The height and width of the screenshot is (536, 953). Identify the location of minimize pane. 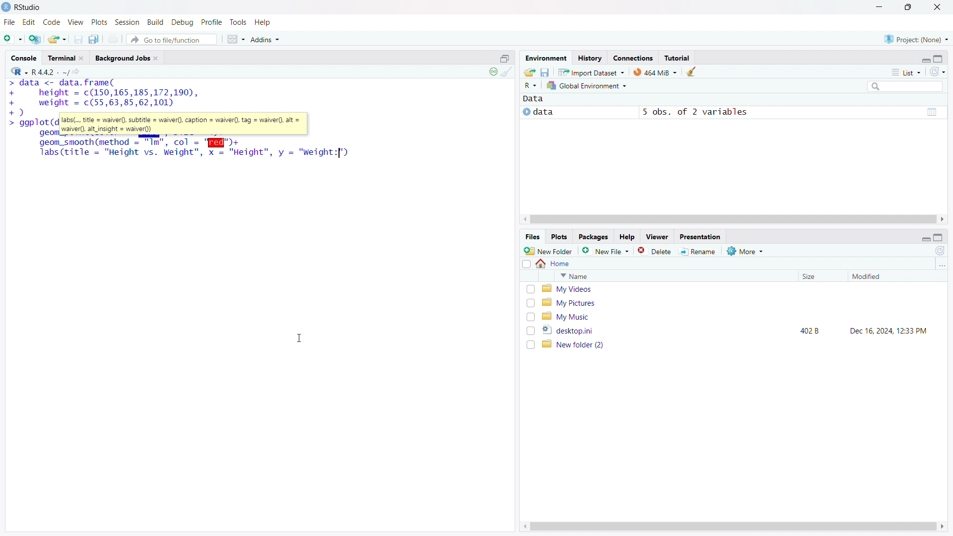
(926, 237).